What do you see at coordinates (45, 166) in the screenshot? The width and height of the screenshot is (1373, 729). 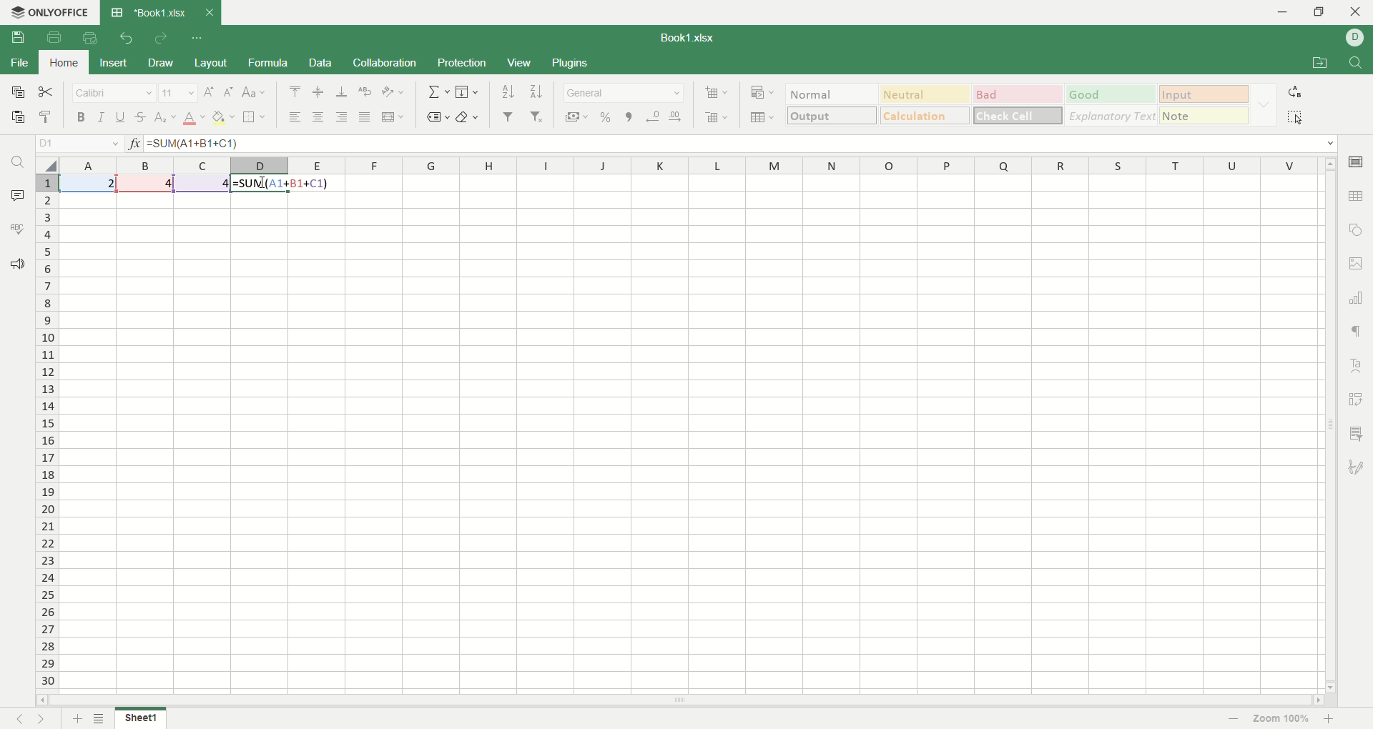 I see `select all` at bounding box center [45, 166].